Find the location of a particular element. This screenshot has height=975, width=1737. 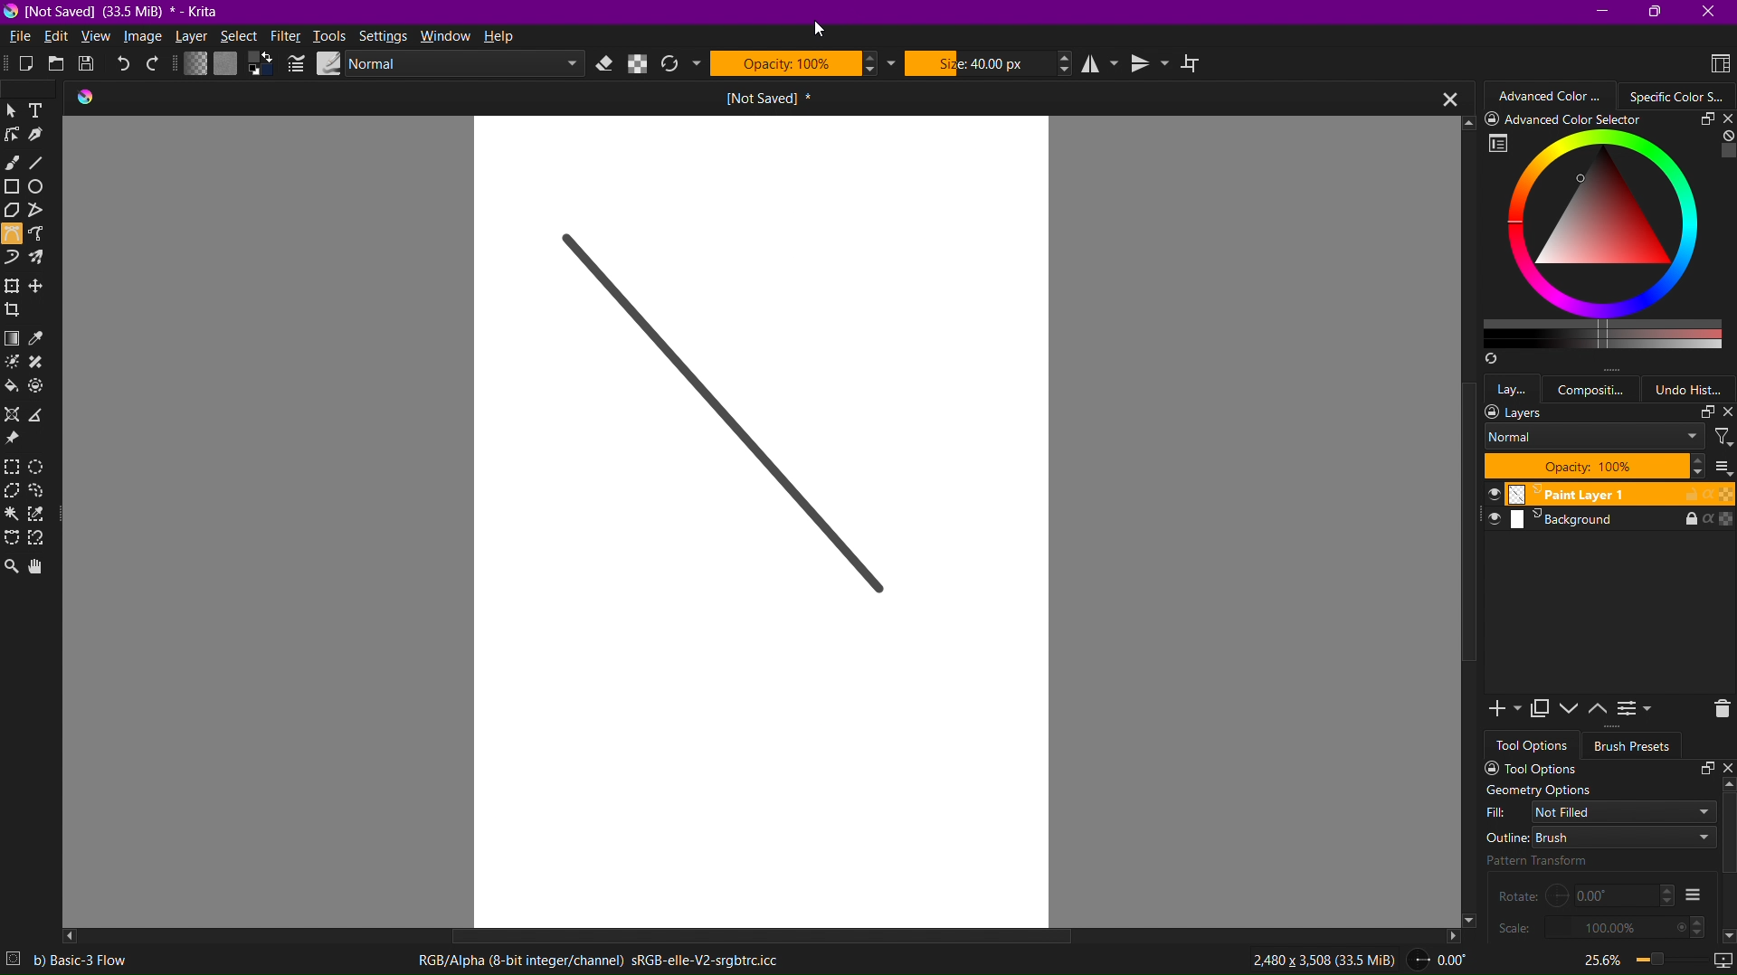

Similar Color Selection Tool is located at coordinates (43, 516).